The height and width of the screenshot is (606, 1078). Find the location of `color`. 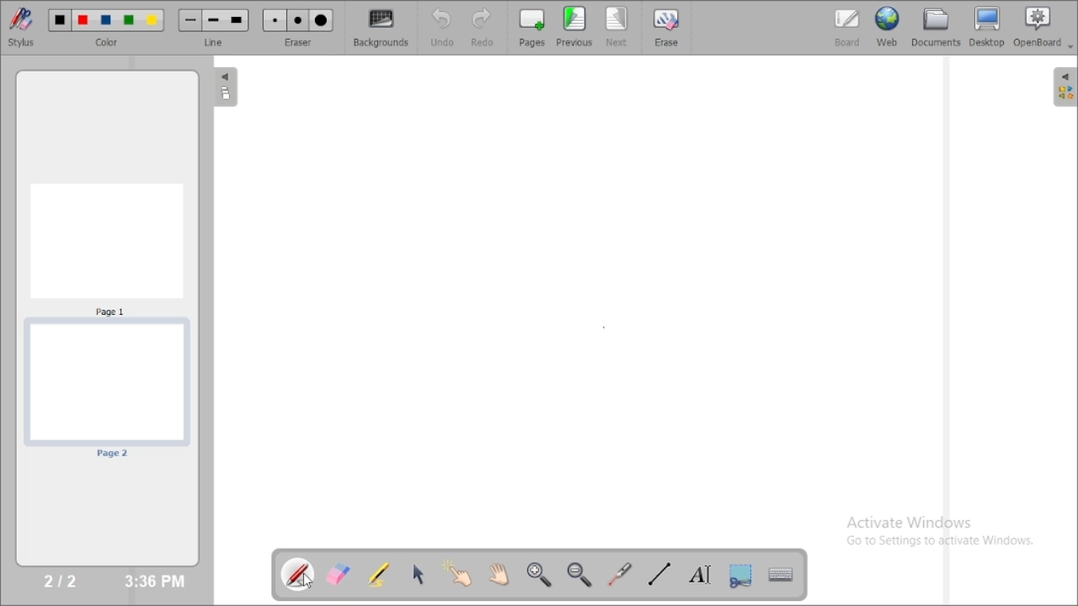

color is located at coordinates (109, 43).